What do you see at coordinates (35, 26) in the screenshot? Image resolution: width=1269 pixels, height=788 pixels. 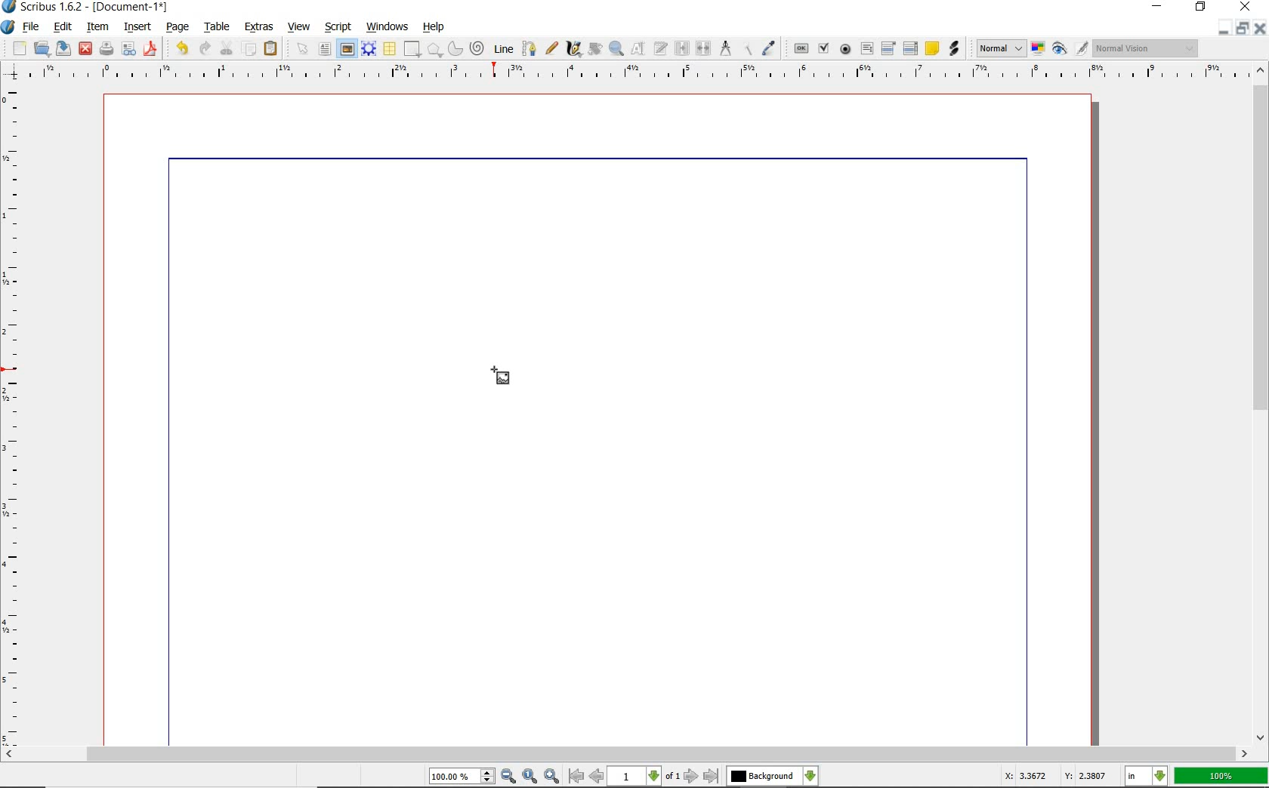 I see `file` at bounding box center [35, 26].